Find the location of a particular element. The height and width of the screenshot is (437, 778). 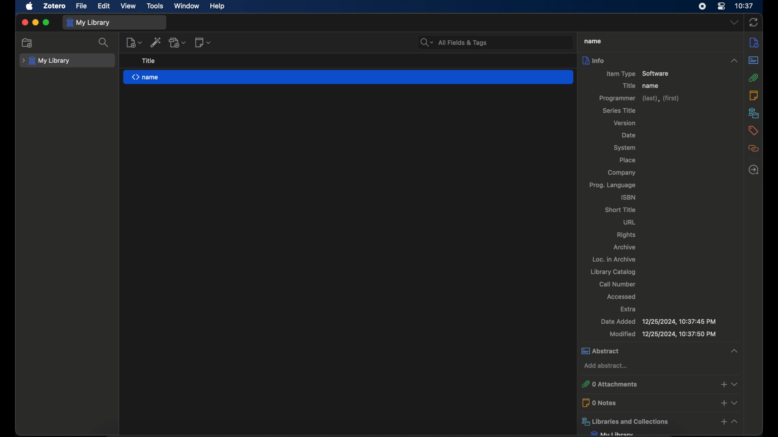

dropdown is located at coordinates (735, 23).